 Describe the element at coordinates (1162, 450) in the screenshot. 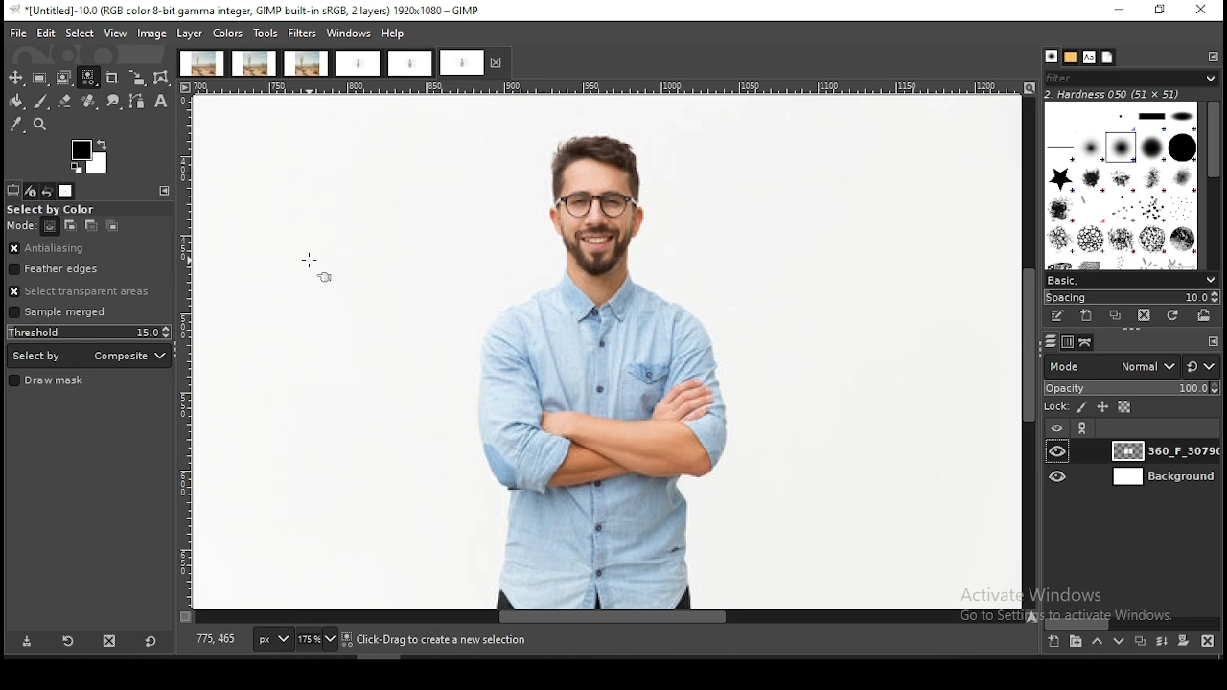

I see `layer` at that location.